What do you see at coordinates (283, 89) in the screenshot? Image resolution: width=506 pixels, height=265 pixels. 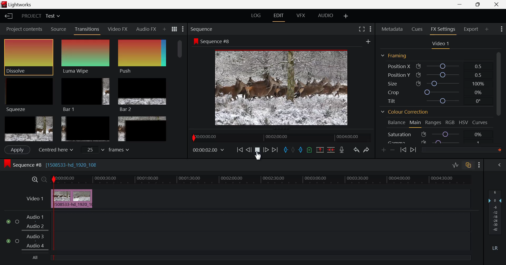 I see `Image` at bounding box center [283, 89].